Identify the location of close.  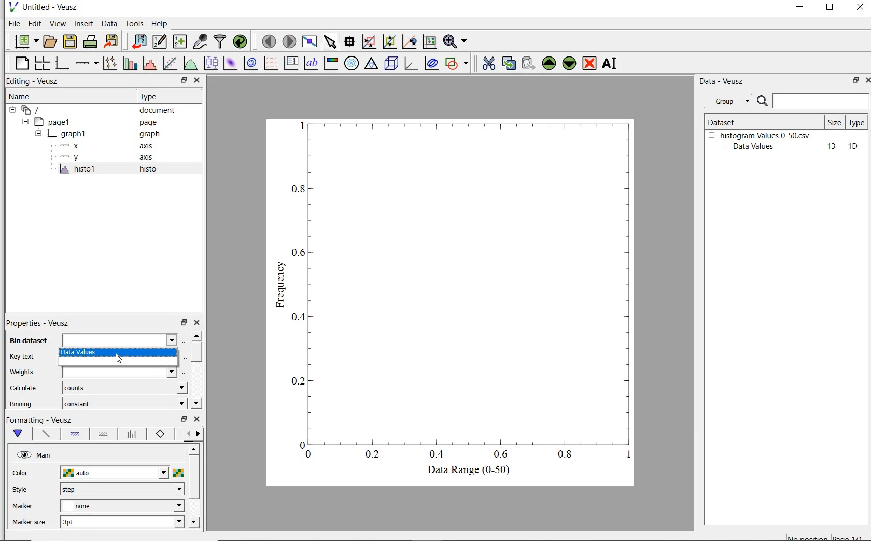
(196, 419).